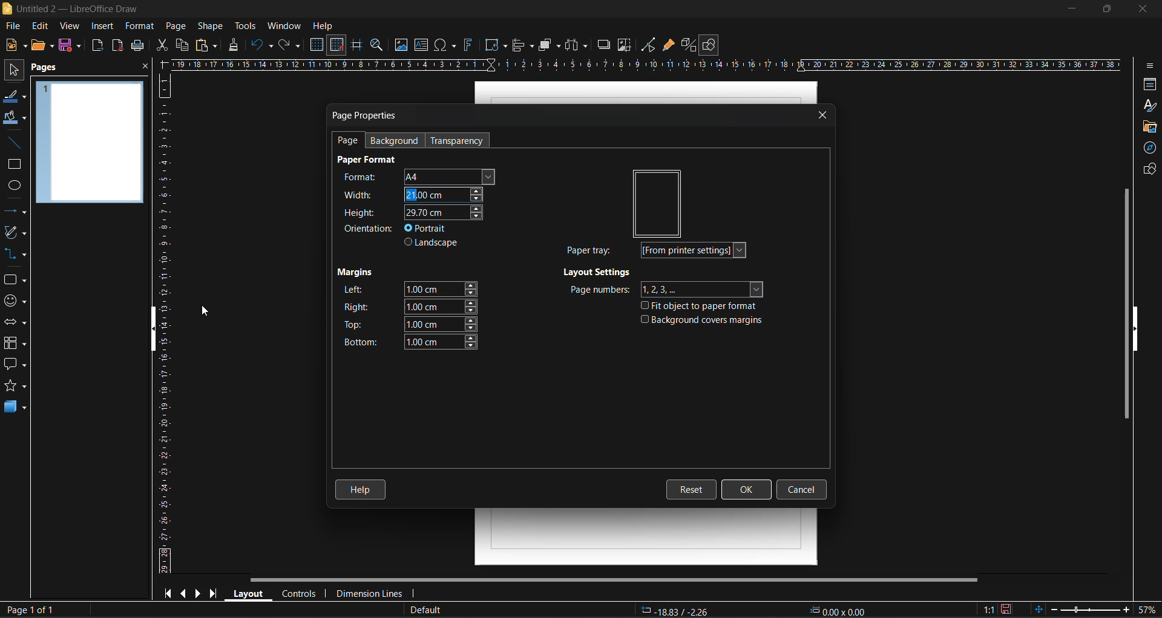  Describe the element at coordinates (13, 47) in the screenshot. I see `new` at that location.